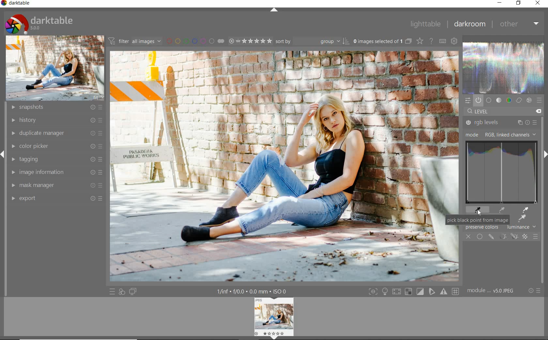 This screenshot has height=340, width=548. I want to click on DELETE, so click(539, 111).